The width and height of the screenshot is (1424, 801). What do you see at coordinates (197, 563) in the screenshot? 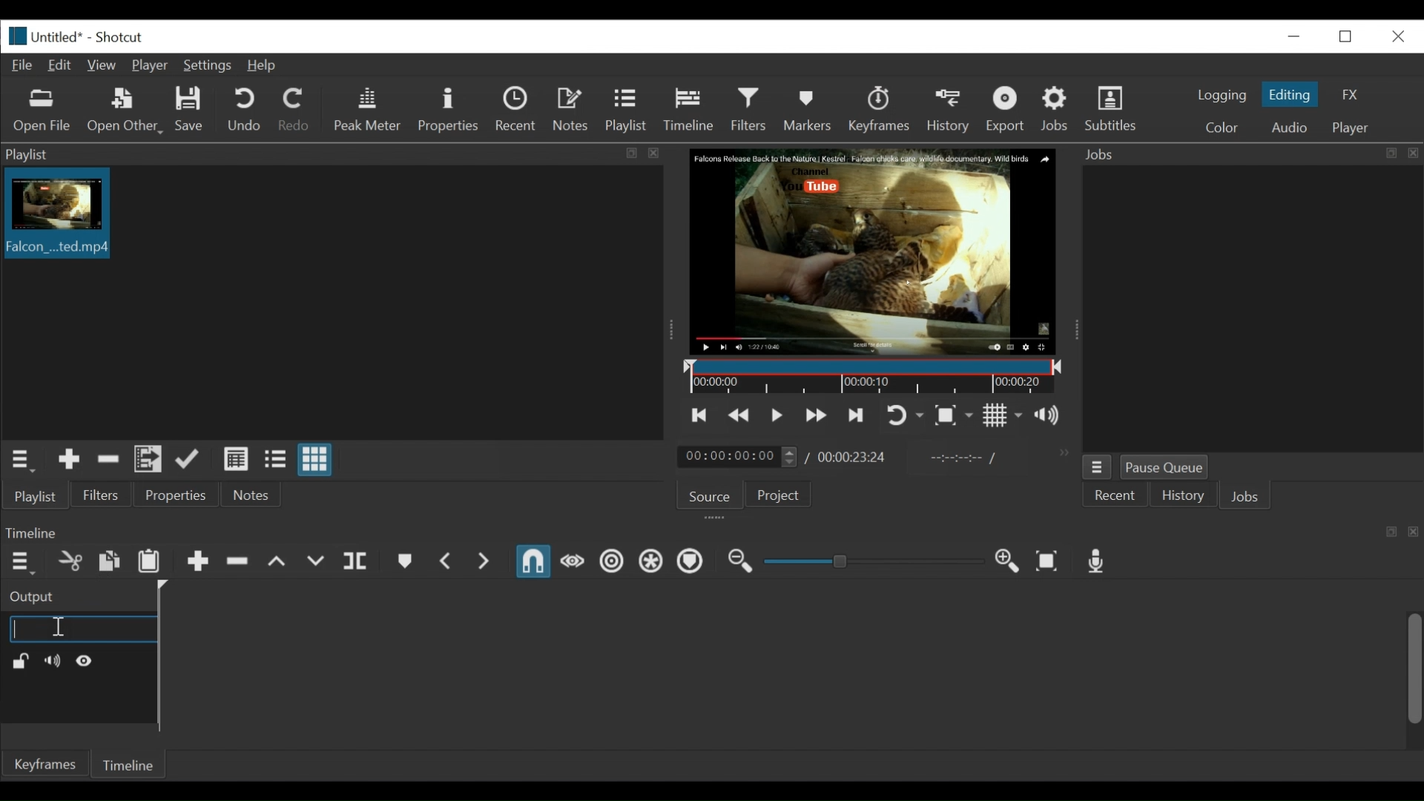
I see `Append` at bounding box center [197, 563].